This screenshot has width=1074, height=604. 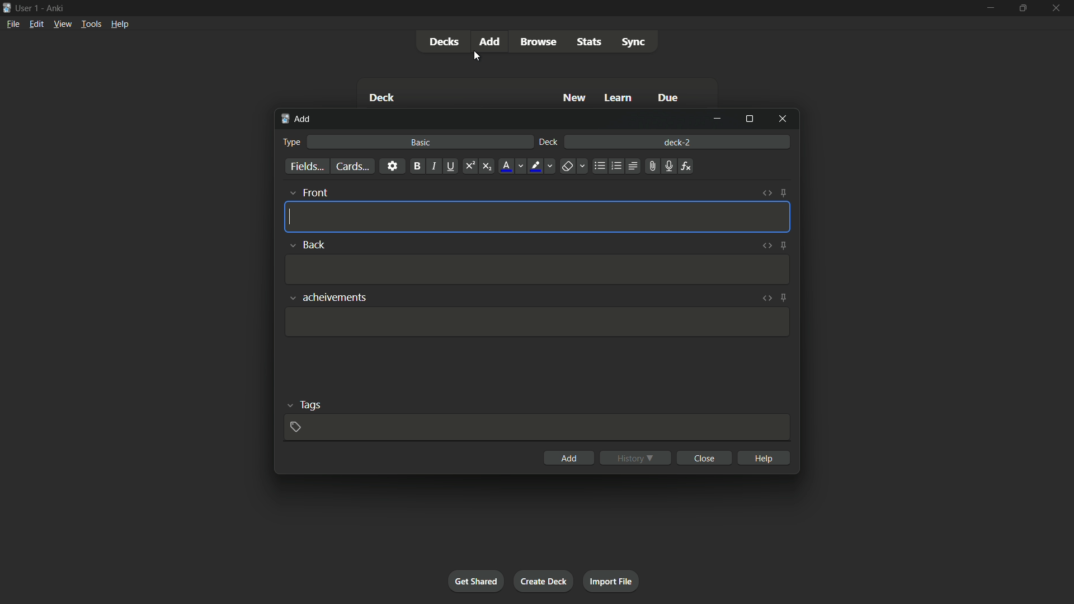 What do you see at coordinates (669, 97) in the screenshot?
I see `Due` at bounding box center [669, 97].